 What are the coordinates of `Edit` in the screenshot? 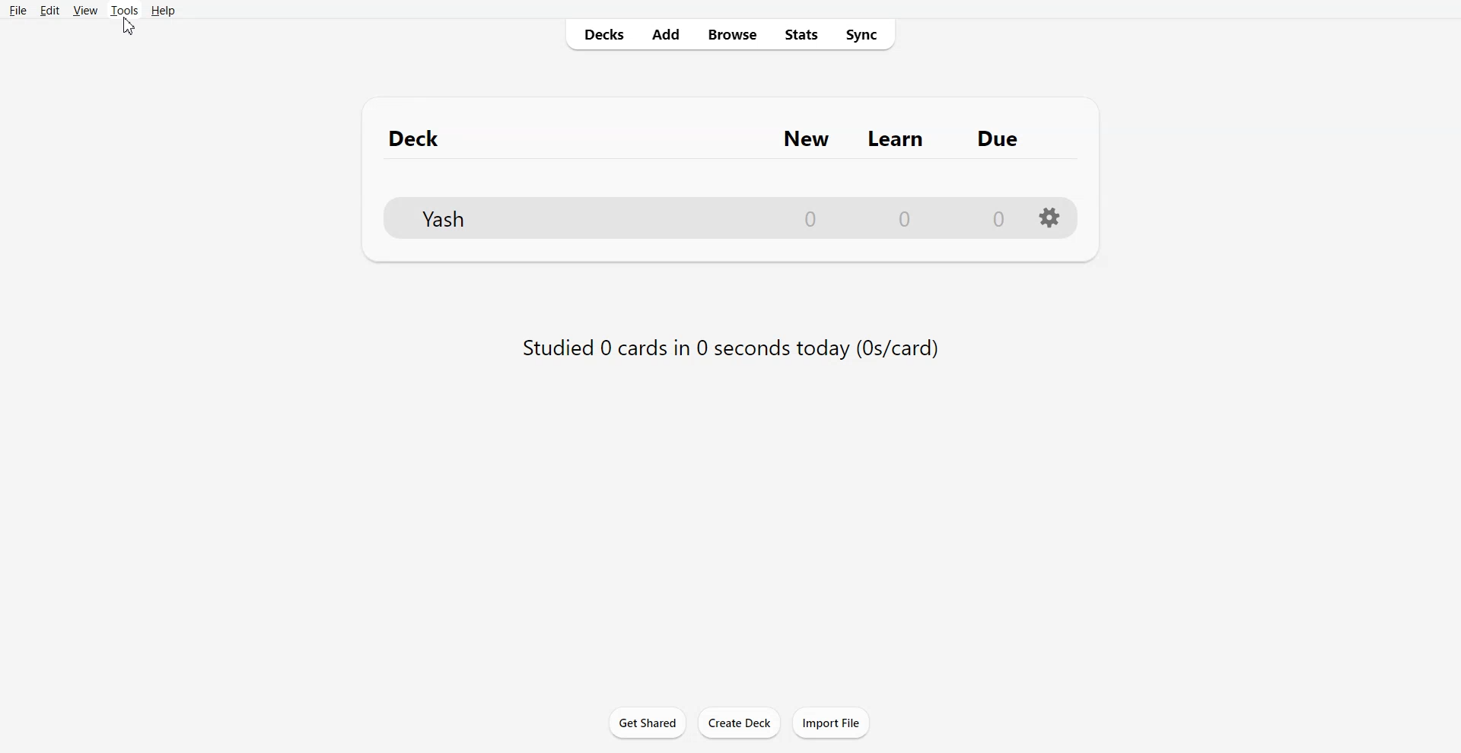 It's located at (49, 10).